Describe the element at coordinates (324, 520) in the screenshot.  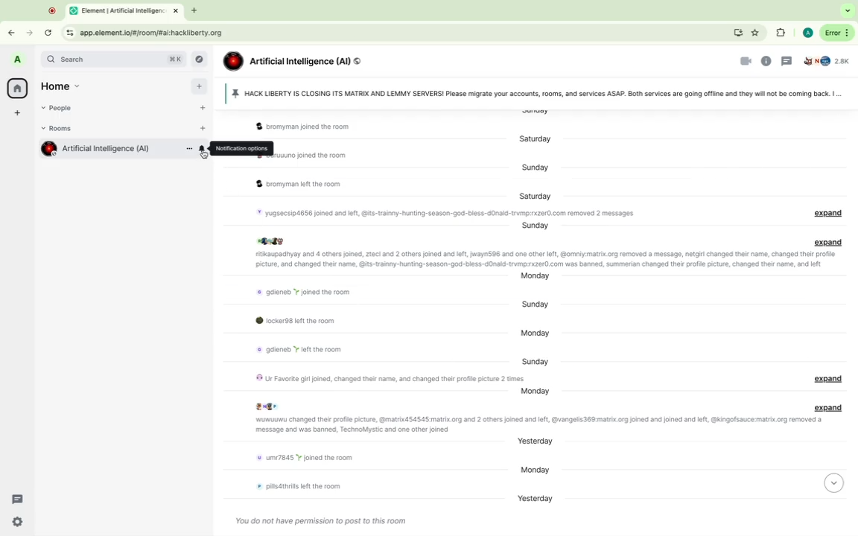
I see `Message` at that location.